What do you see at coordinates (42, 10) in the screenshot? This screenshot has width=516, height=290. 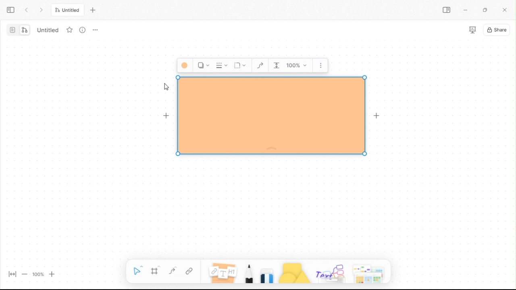 I see `next tab` at bounding box center [42, 10].